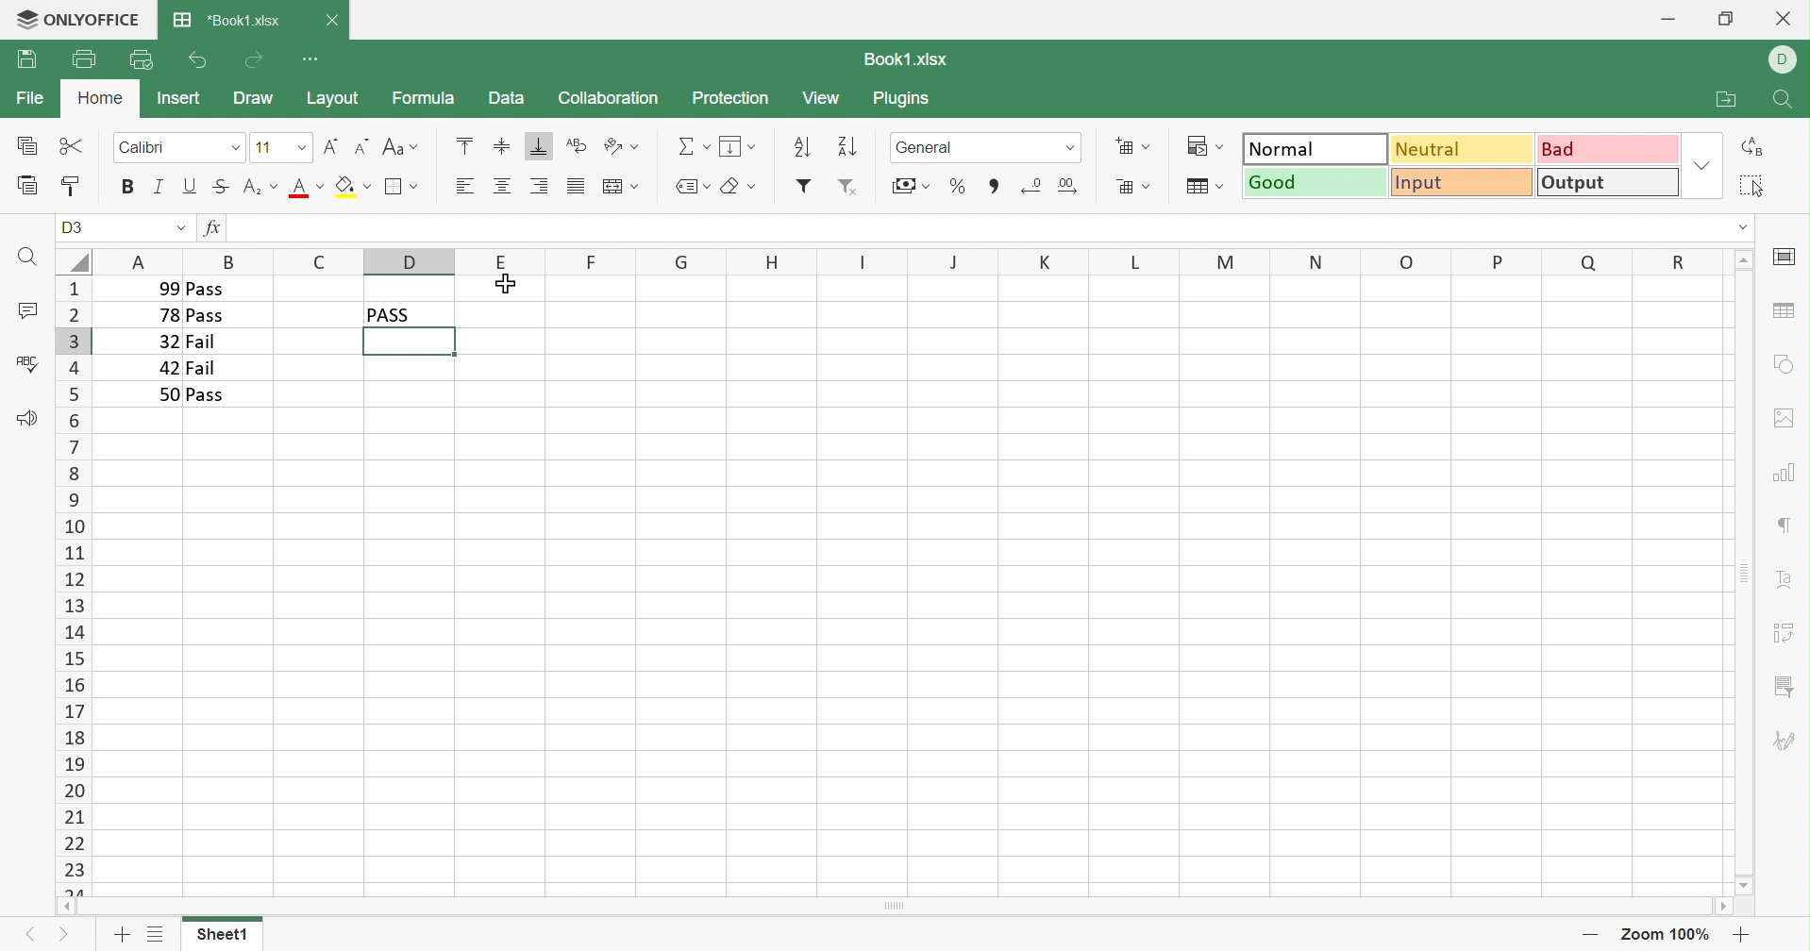 Image resolution: width=1810 pixels, height=951 pixels. What do you see at coordinates (801, 144) in the screenshot?
I see `Sort descending` at bounding box center [801, 144].